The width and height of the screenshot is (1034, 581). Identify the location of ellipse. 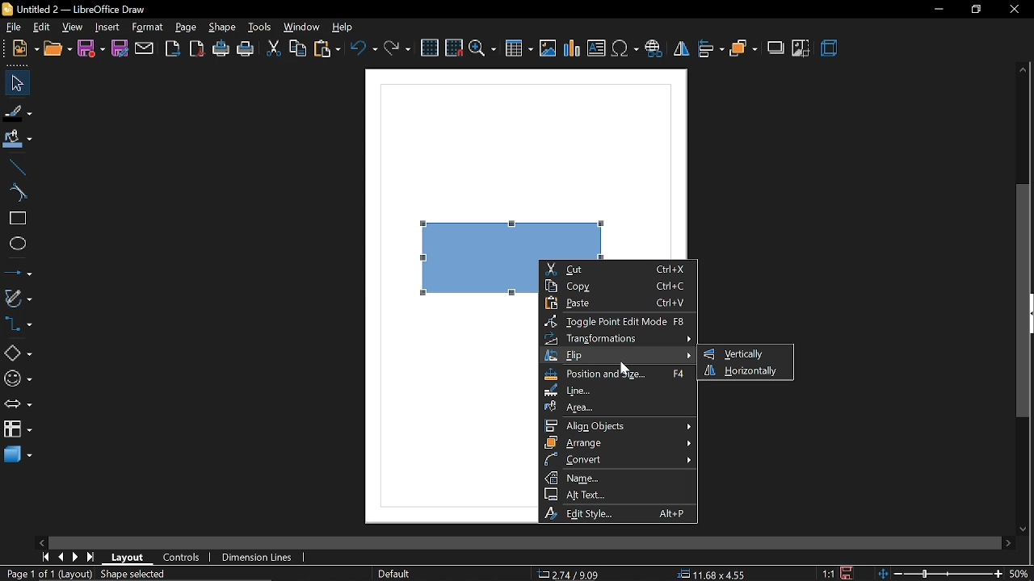
(17, 245).